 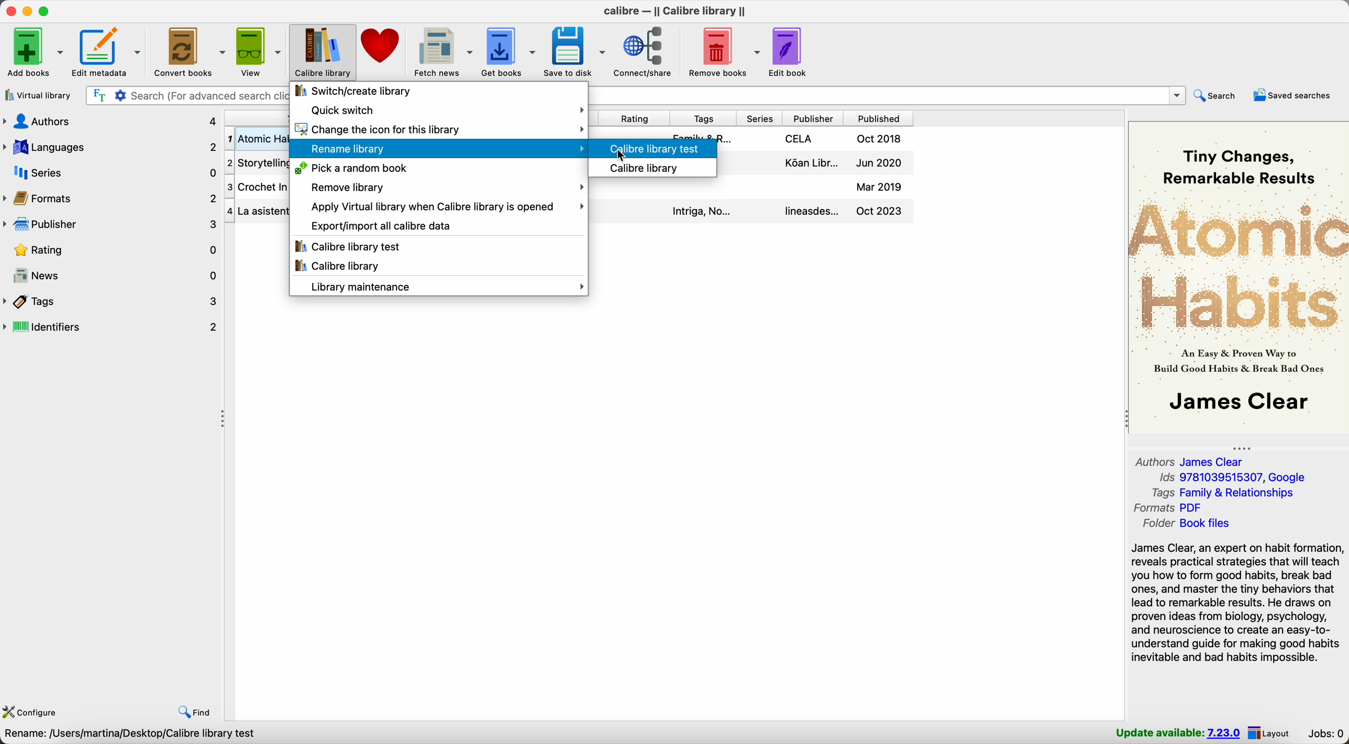 What do you see at coordinates (724, 52) in the screenshot?
I see `remove books` at bounding box center [724, 52].